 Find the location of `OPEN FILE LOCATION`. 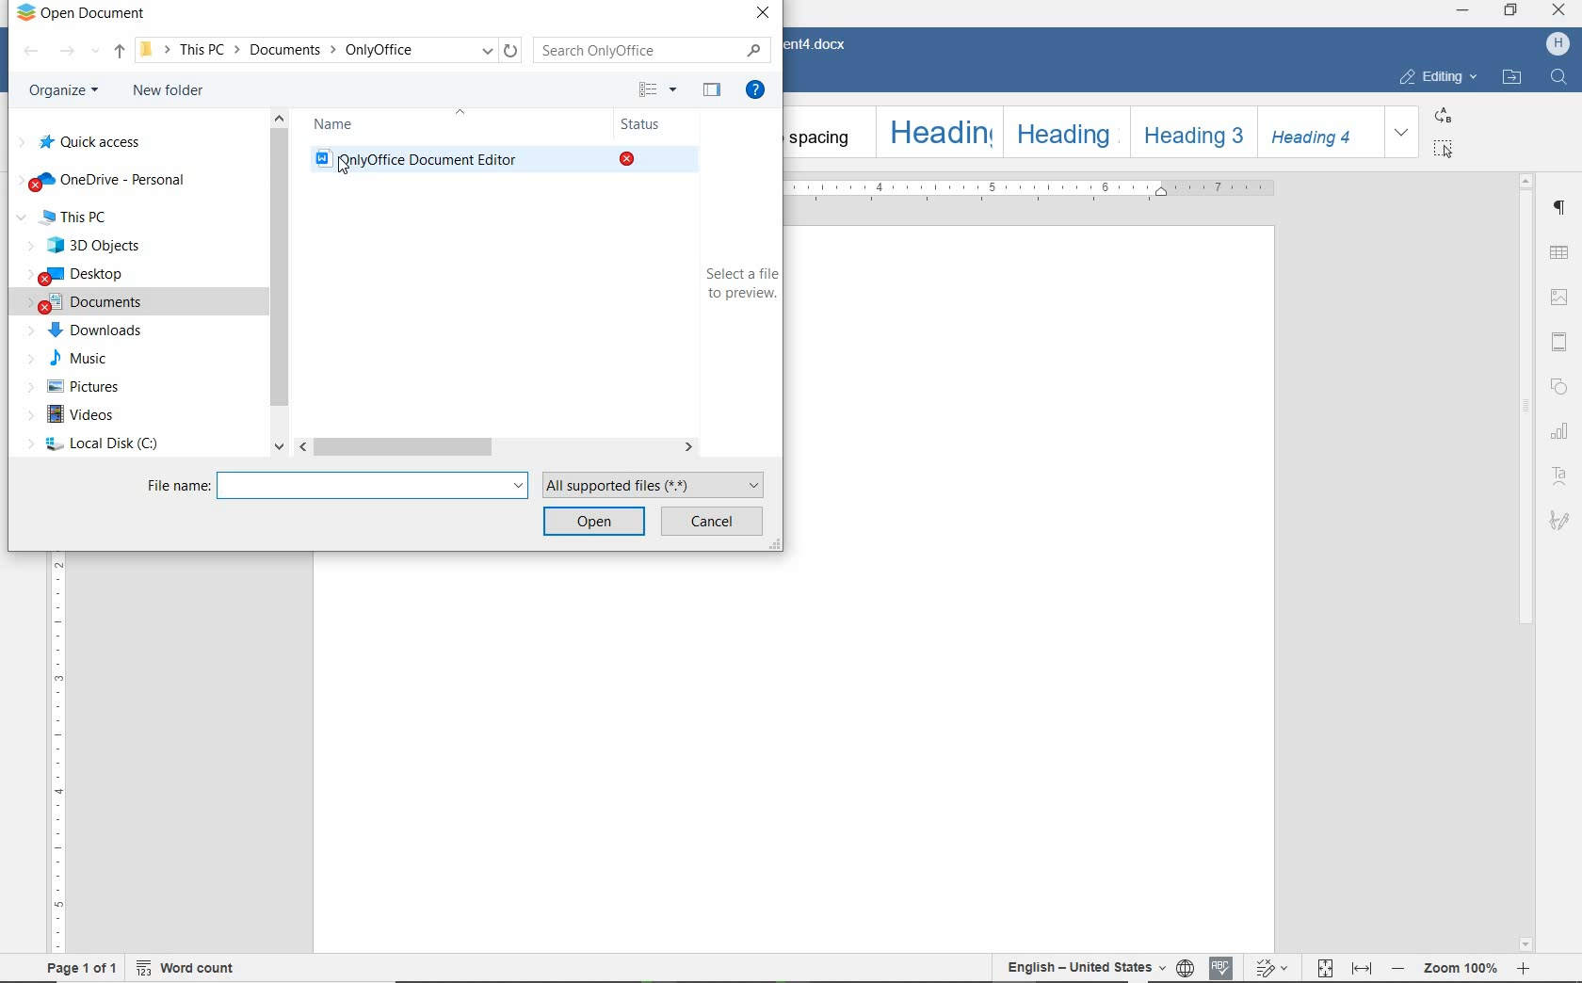

OPEN FILE LOCATION is located at coordinates (1513, 76).